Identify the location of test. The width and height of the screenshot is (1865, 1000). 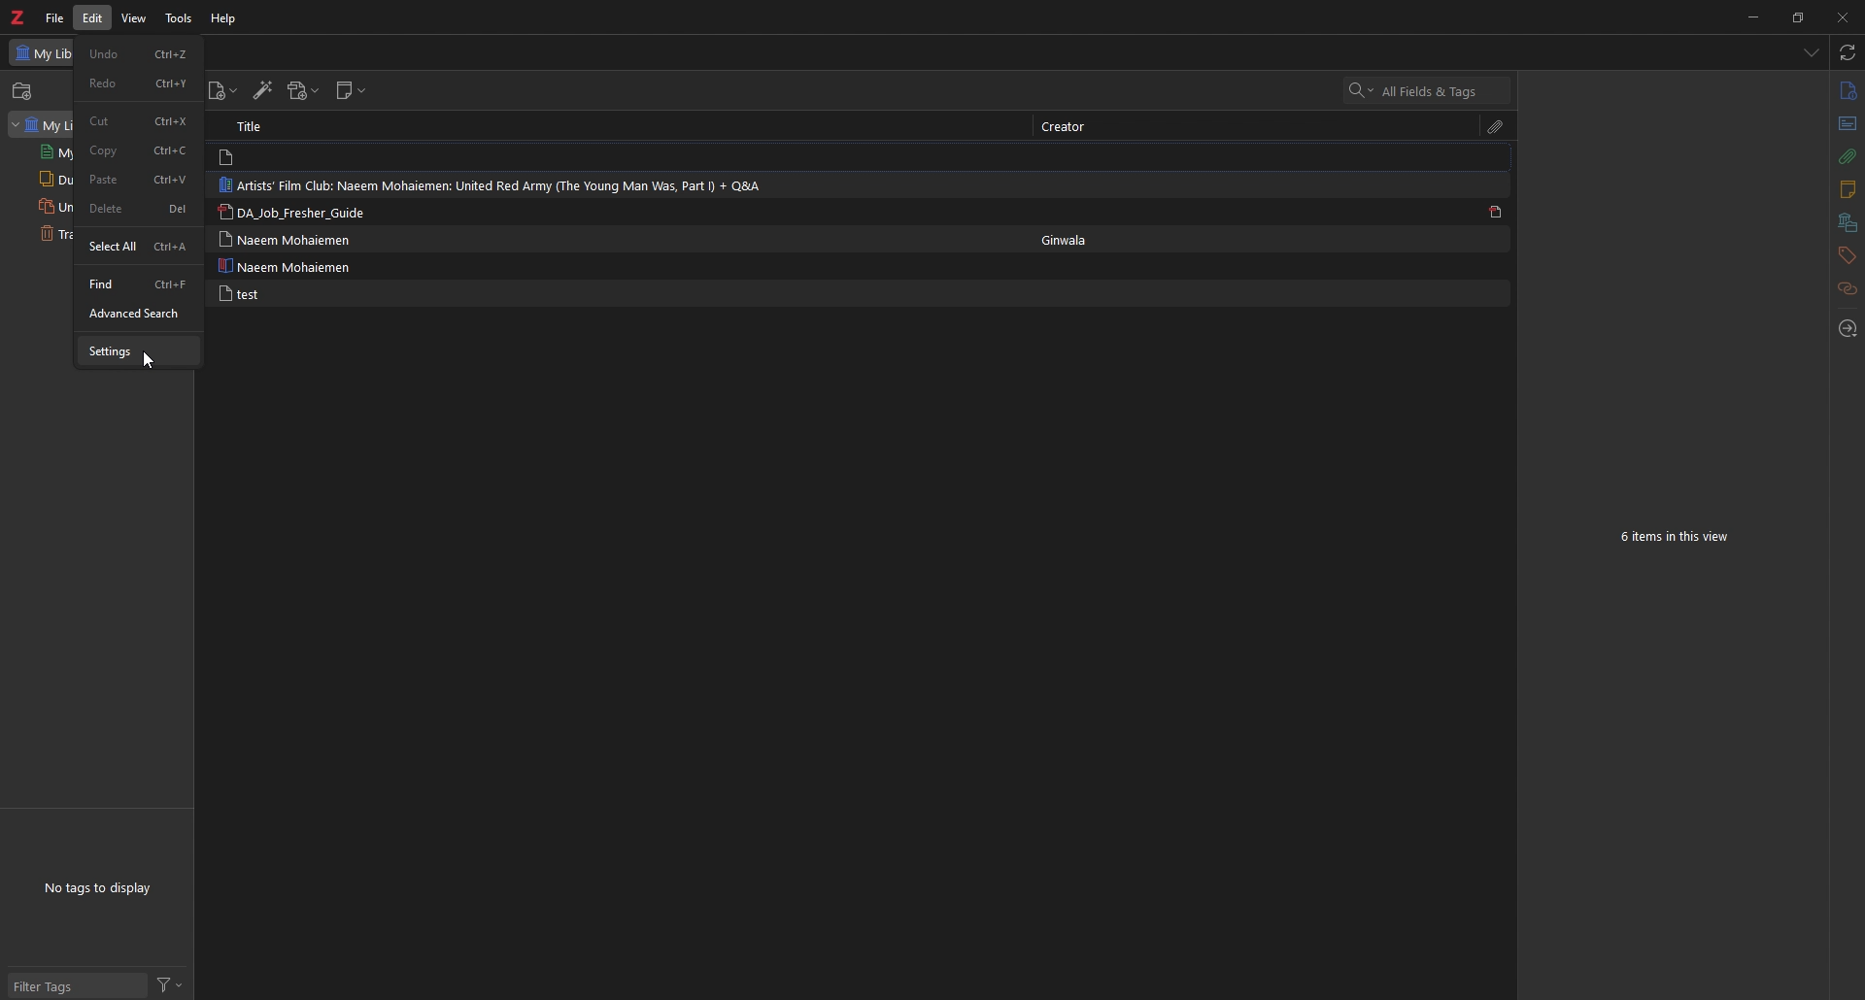
(237, 293).